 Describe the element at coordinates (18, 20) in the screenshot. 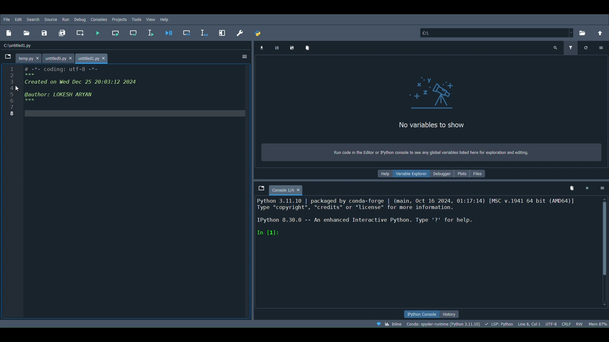

I see `Edit` at that location.